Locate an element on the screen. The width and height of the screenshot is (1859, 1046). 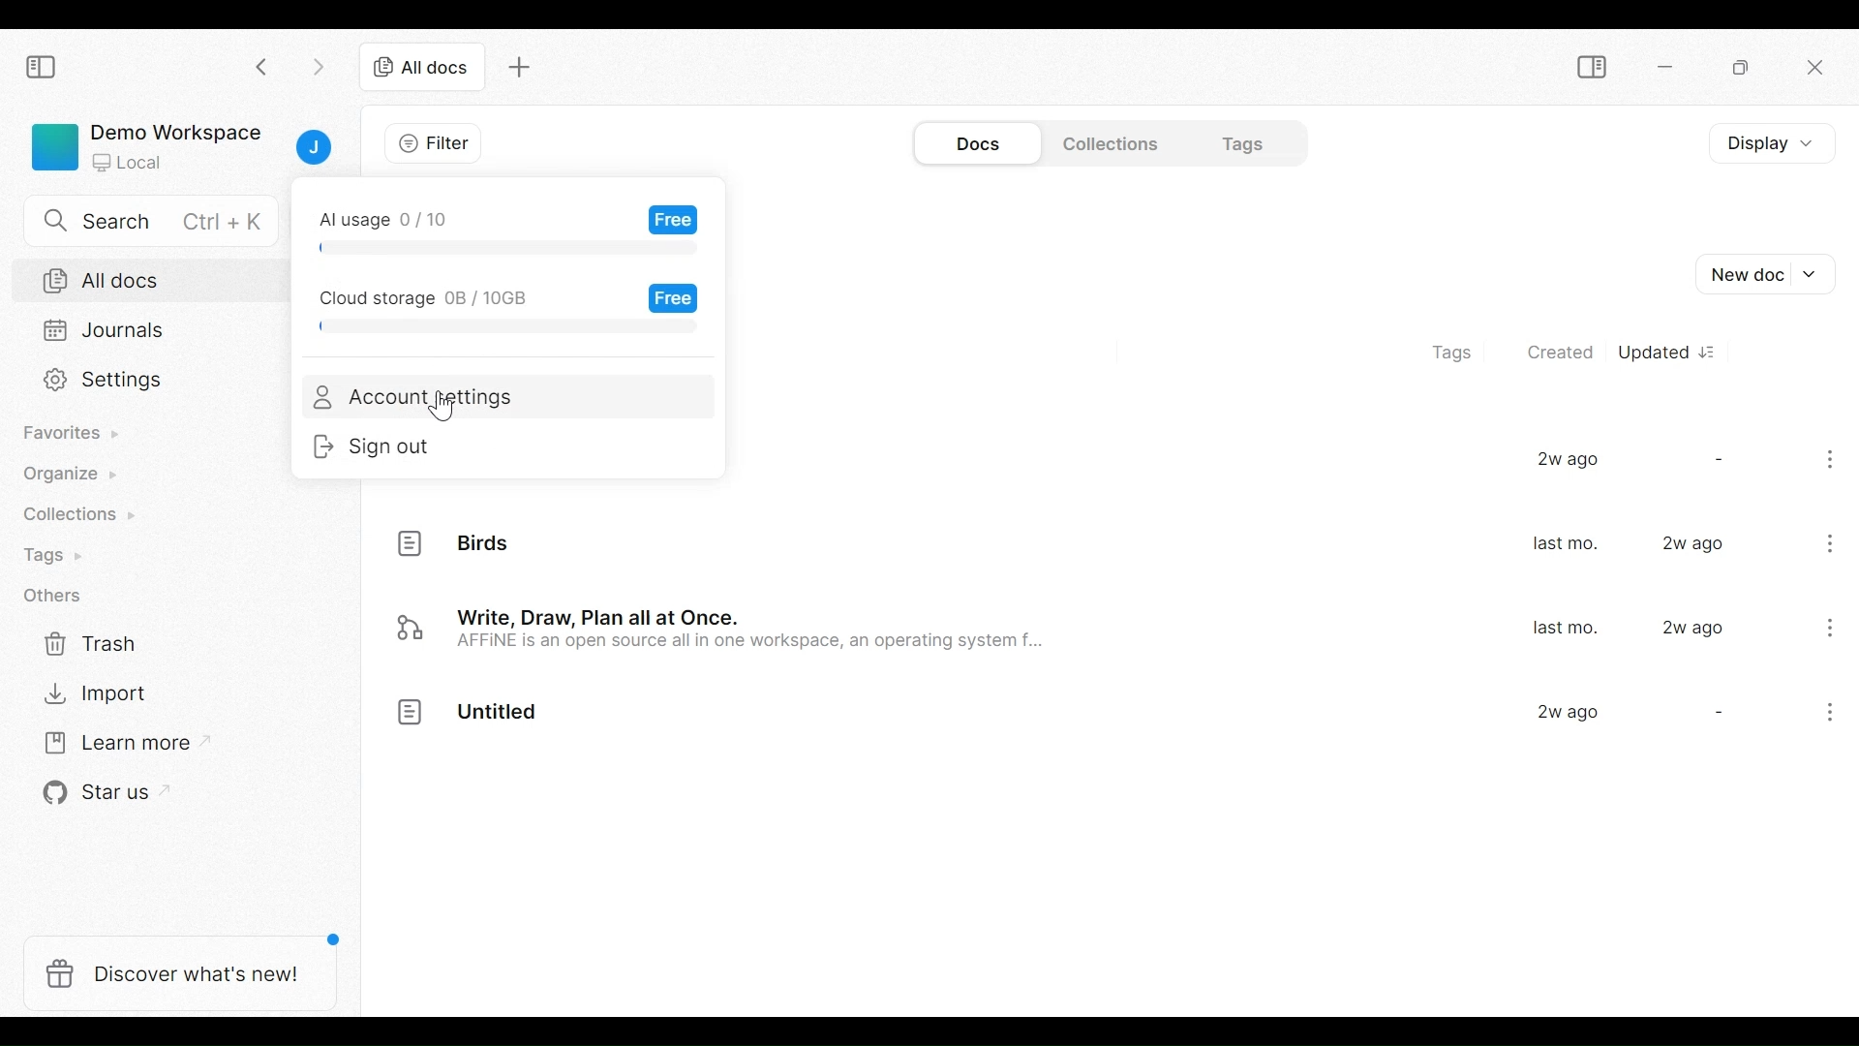
AFFINE is an open source all in one workspace, an operating system f... is located at coordinates (759, 646).